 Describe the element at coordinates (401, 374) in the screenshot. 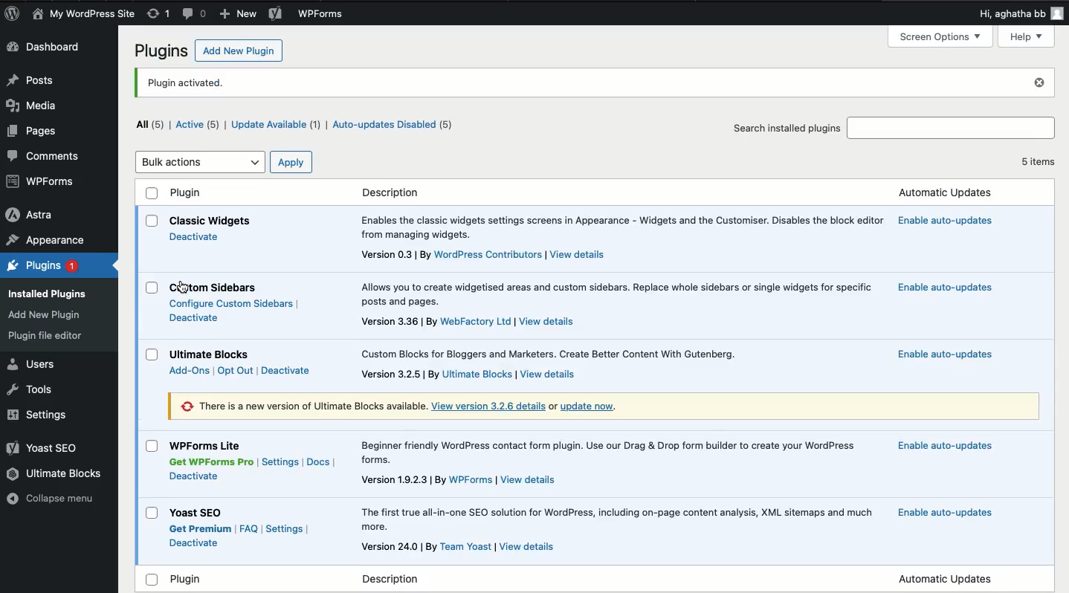

I see `version` at that location.